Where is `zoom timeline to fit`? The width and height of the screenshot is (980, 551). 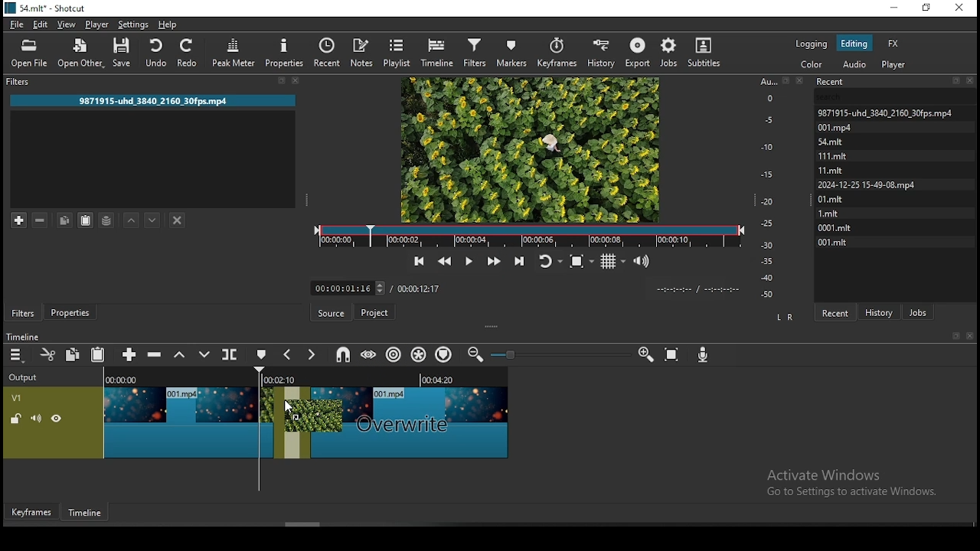 zoom timeline to fit is located at coordinates (674, 356).